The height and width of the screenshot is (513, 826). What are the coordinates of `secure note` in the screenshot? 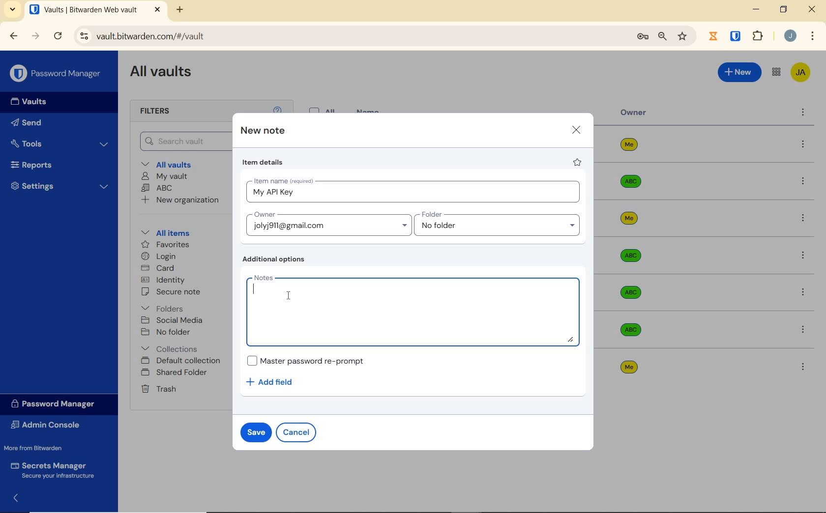 It's located at (179, 293).